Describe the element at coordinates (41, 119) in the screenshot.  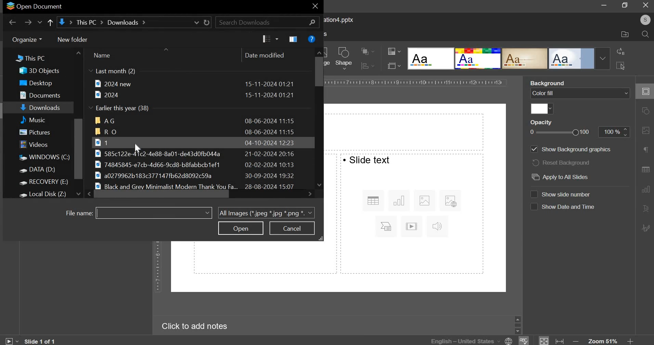
I see `music` at that location.